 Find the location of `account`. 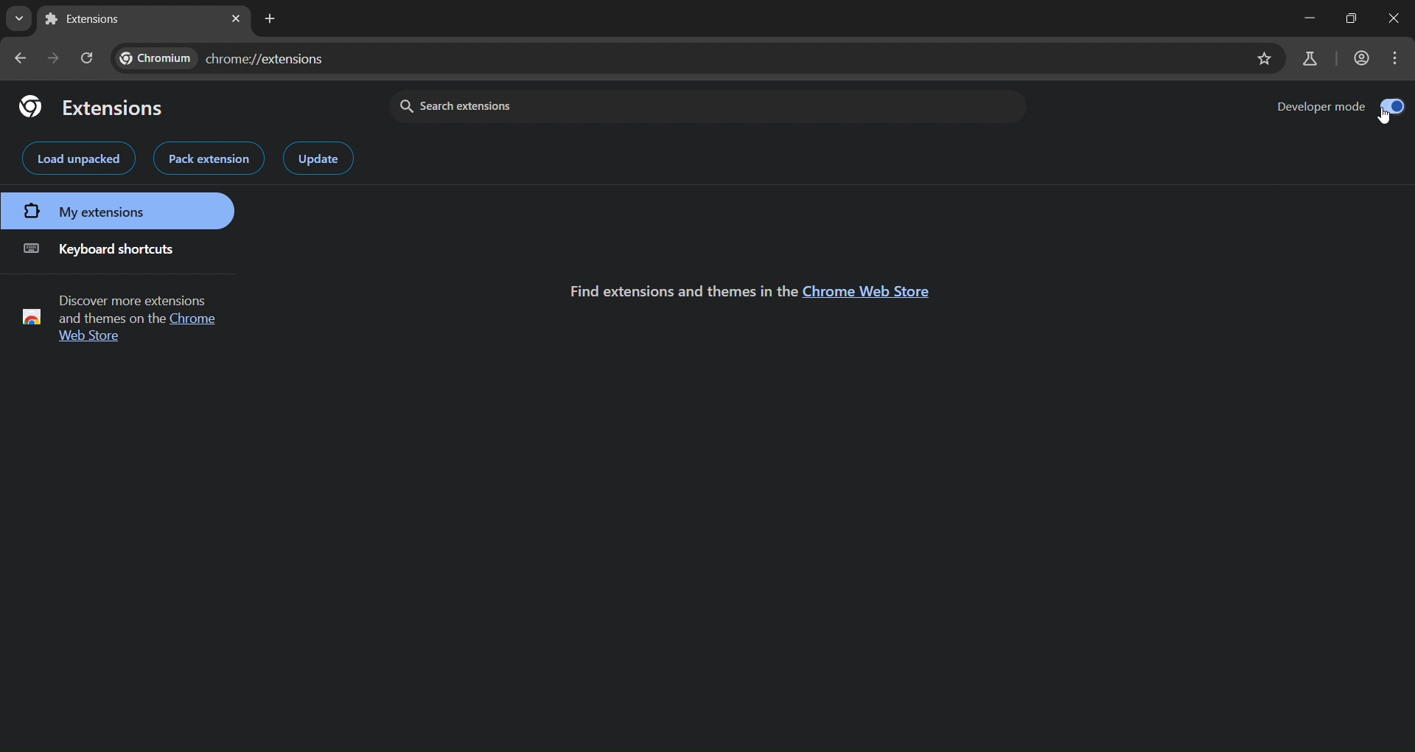

account is located at coordinates (1362, 55).